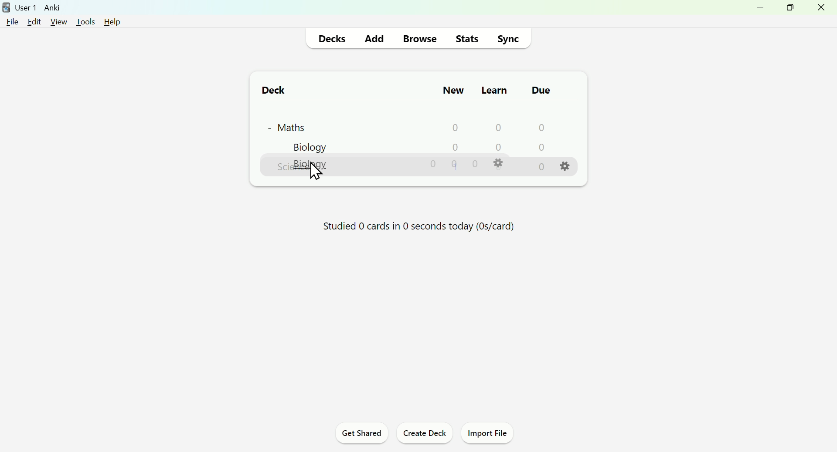 This screenshot has width=837, height=452. What do you see at coordinates (821, 9) in the screenshot?
I see `close` at bounding box center [821, 9].